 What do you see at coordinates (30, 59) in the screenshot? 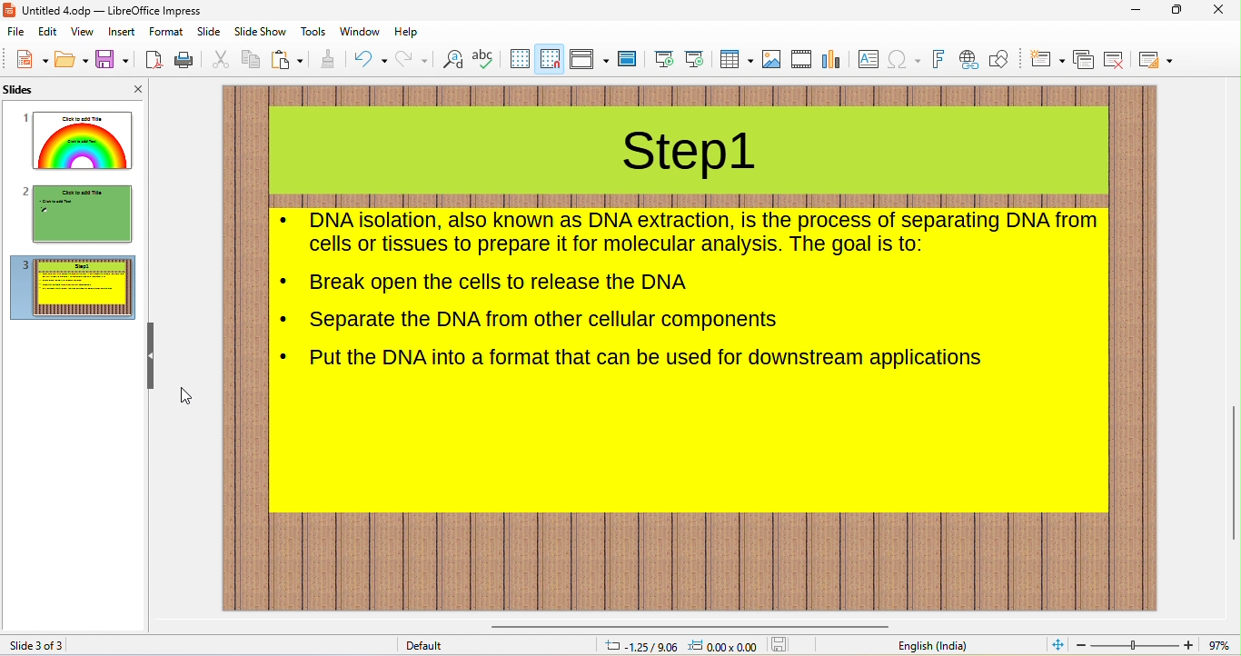
I see `new` at bounding box center [30, 59].